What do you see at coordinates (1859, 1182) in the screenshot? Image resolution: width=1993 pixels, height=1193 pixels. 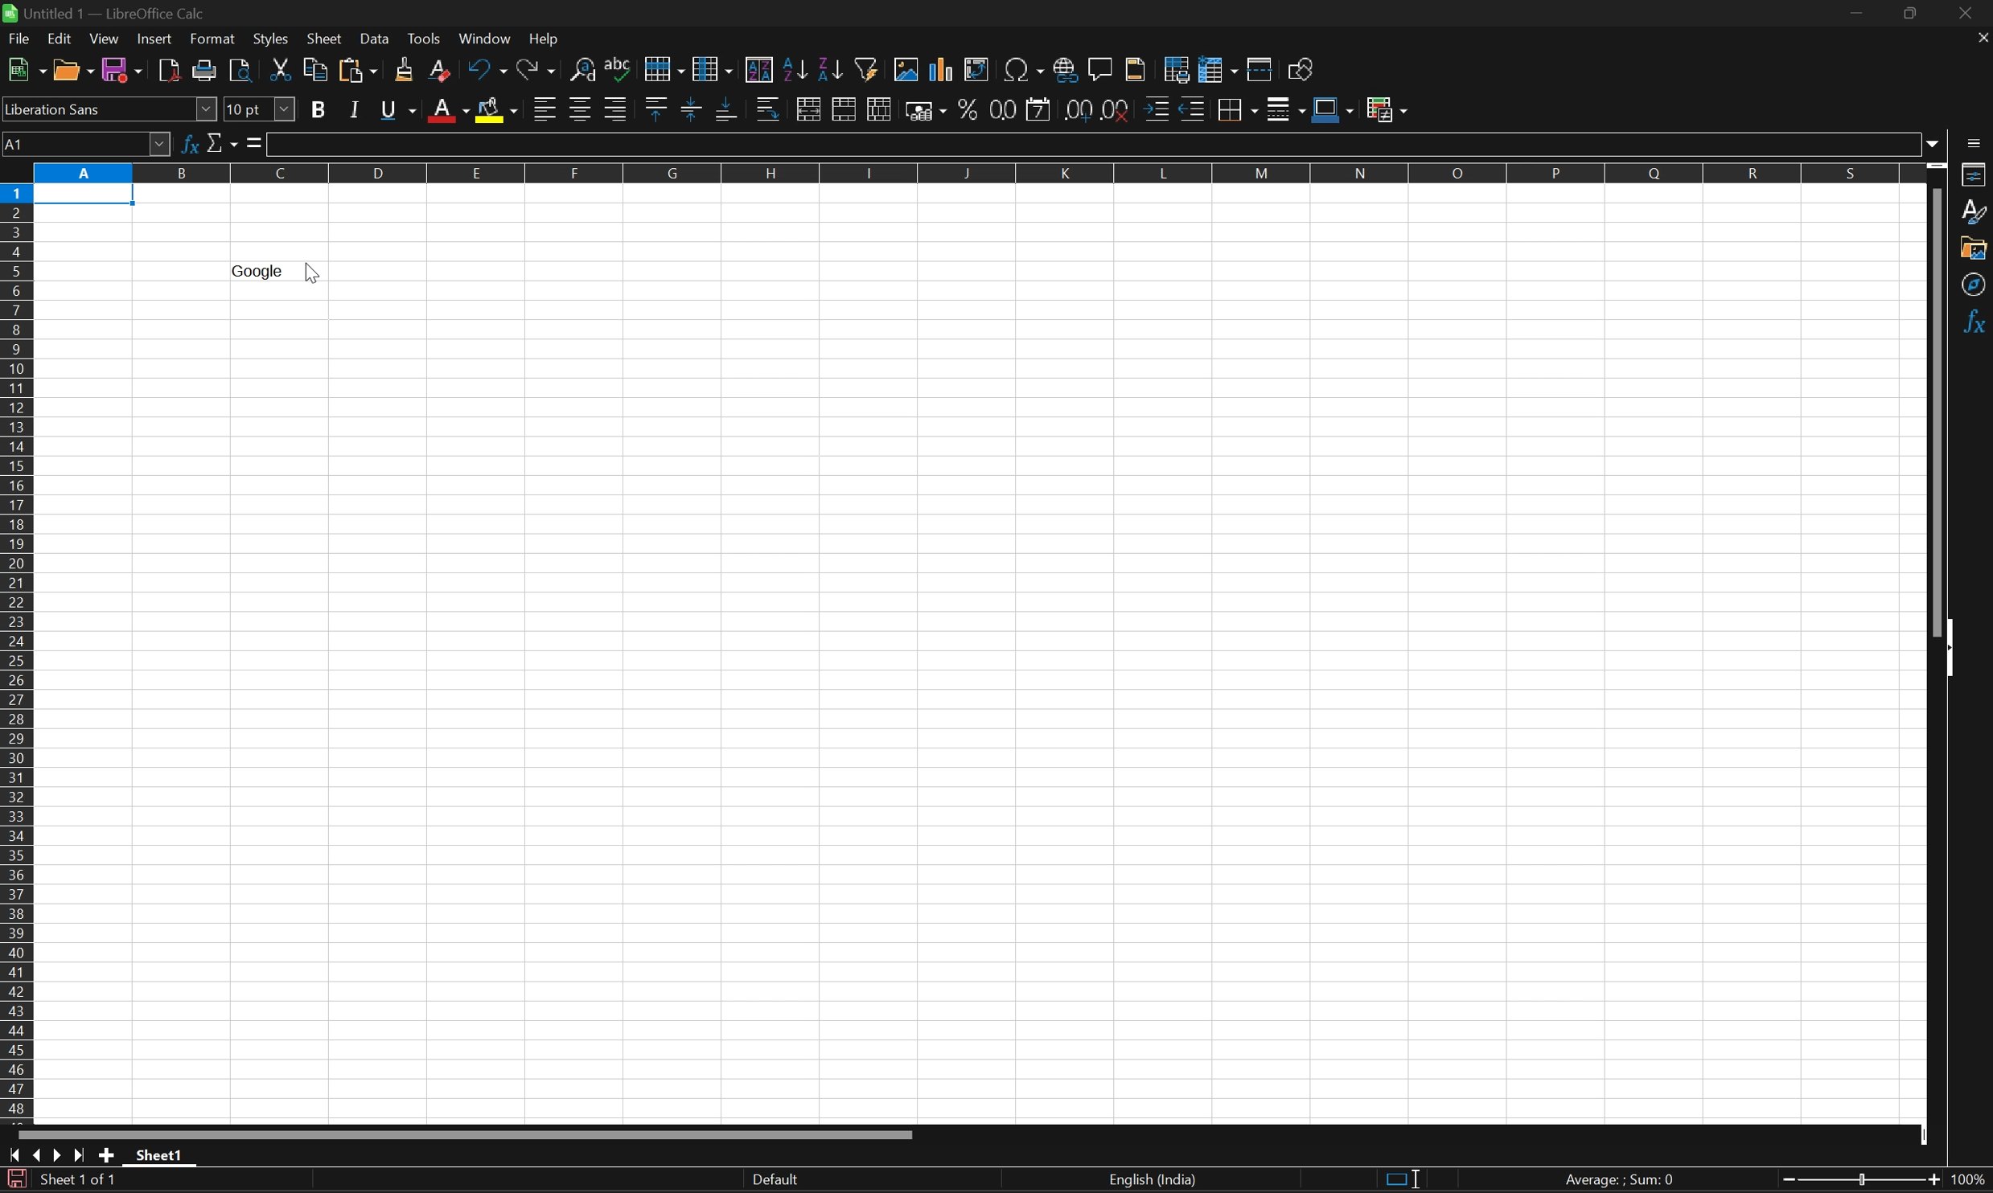 I see `Slider` at bounding box center [1859, 1182].